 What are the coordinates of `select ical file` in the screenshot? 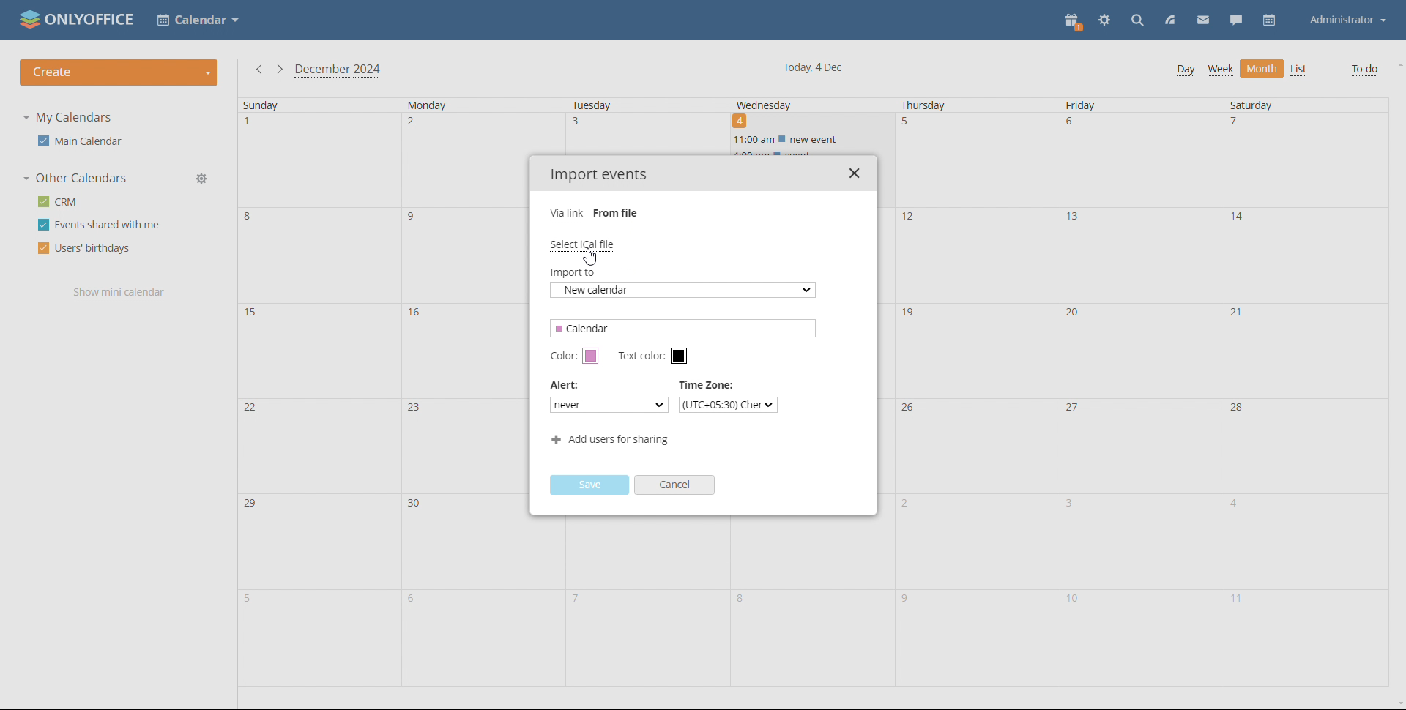 It's located at (581, 246).